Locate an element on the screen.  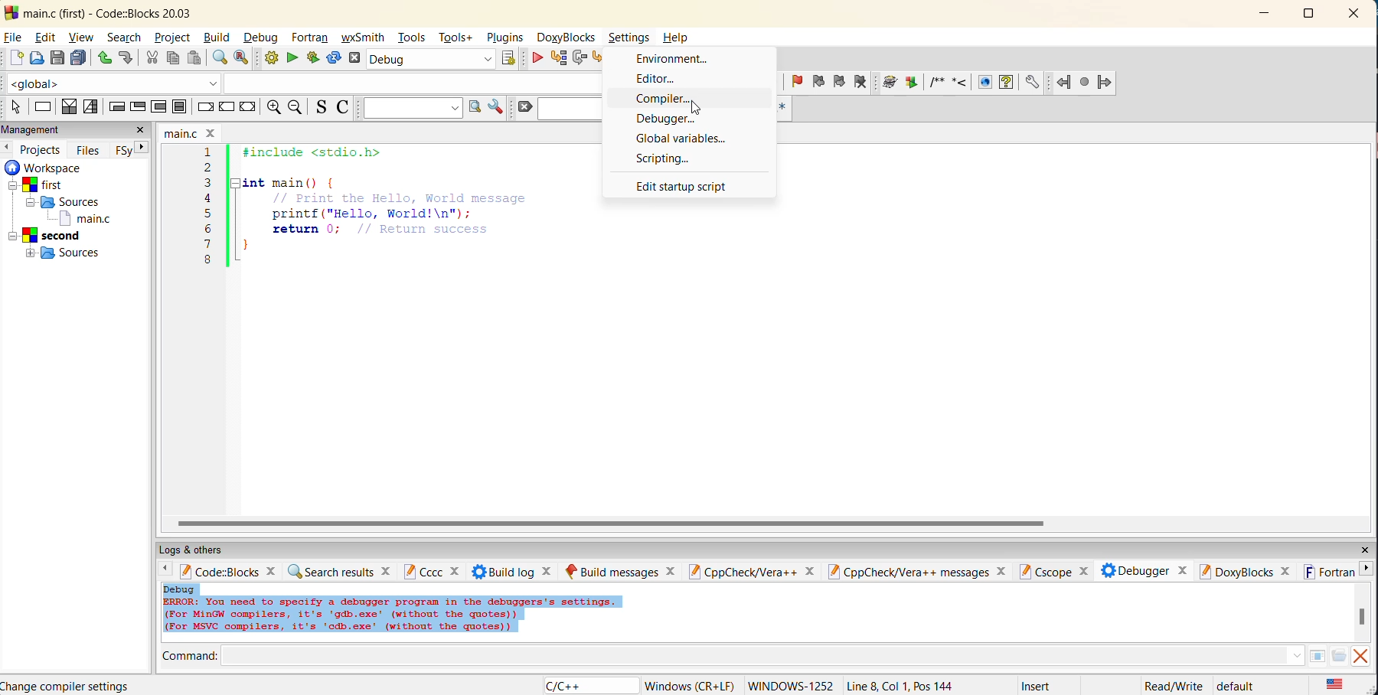
run is located at coordinates (293, 59).